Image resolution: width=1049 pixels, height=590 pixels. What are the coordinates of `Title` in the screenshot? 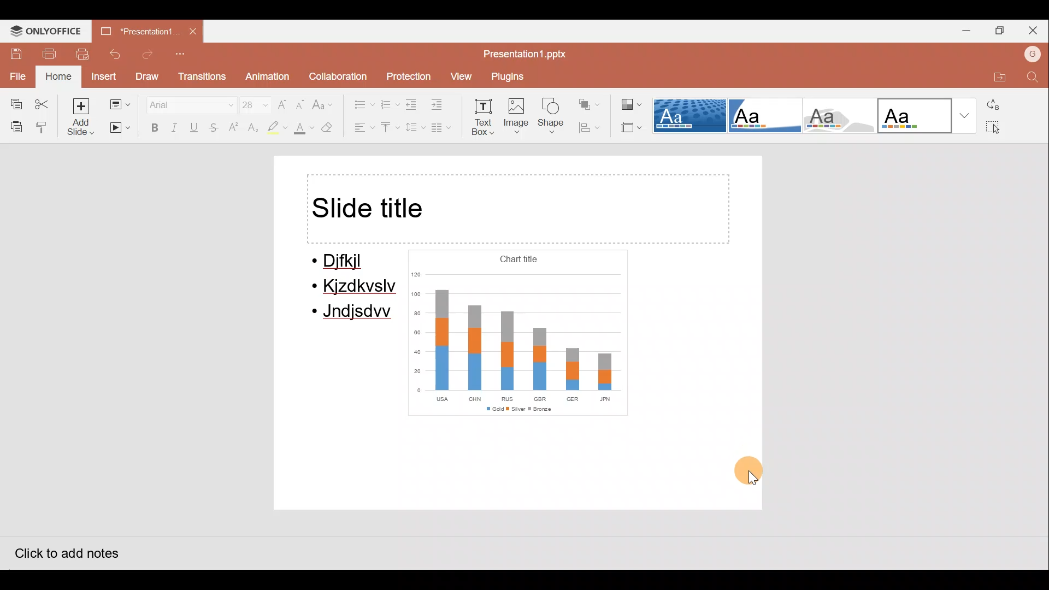 It's located at (518, 209).